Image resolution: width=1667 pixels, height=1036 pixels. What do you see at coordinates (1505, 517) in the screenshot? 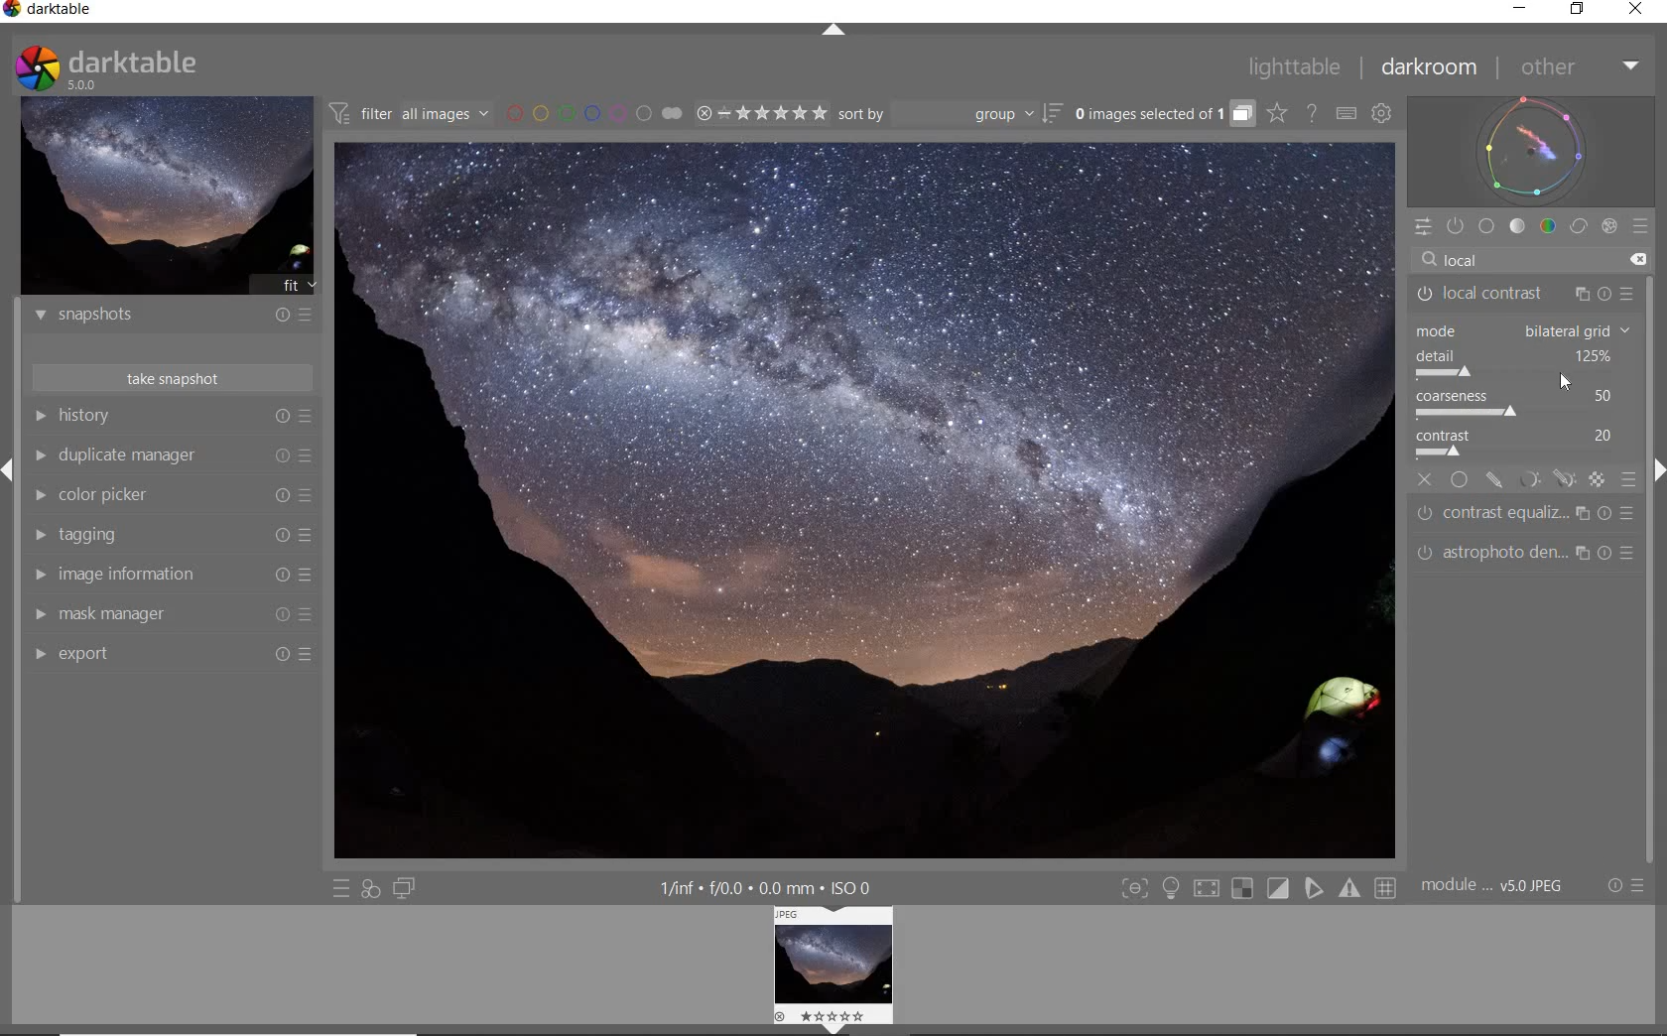
I see `contrast equalizer` at bounding box center [1505, 517].